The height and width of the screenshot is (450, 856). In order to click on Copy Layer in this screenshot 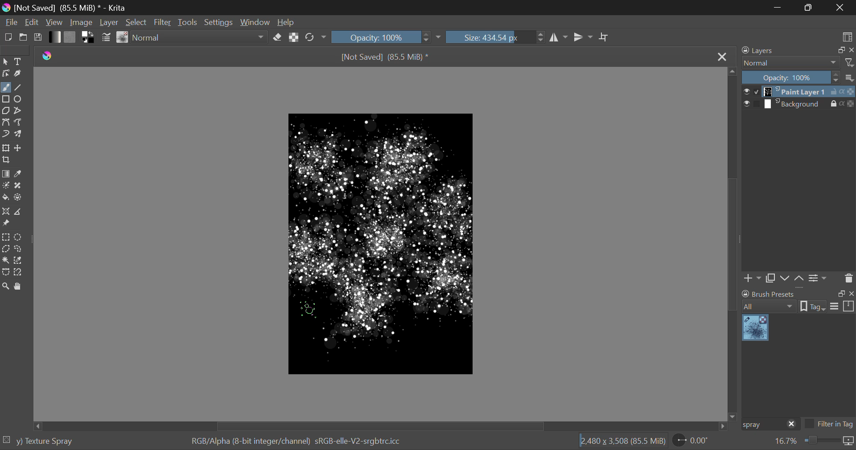, I will do `click(770, 279)`.